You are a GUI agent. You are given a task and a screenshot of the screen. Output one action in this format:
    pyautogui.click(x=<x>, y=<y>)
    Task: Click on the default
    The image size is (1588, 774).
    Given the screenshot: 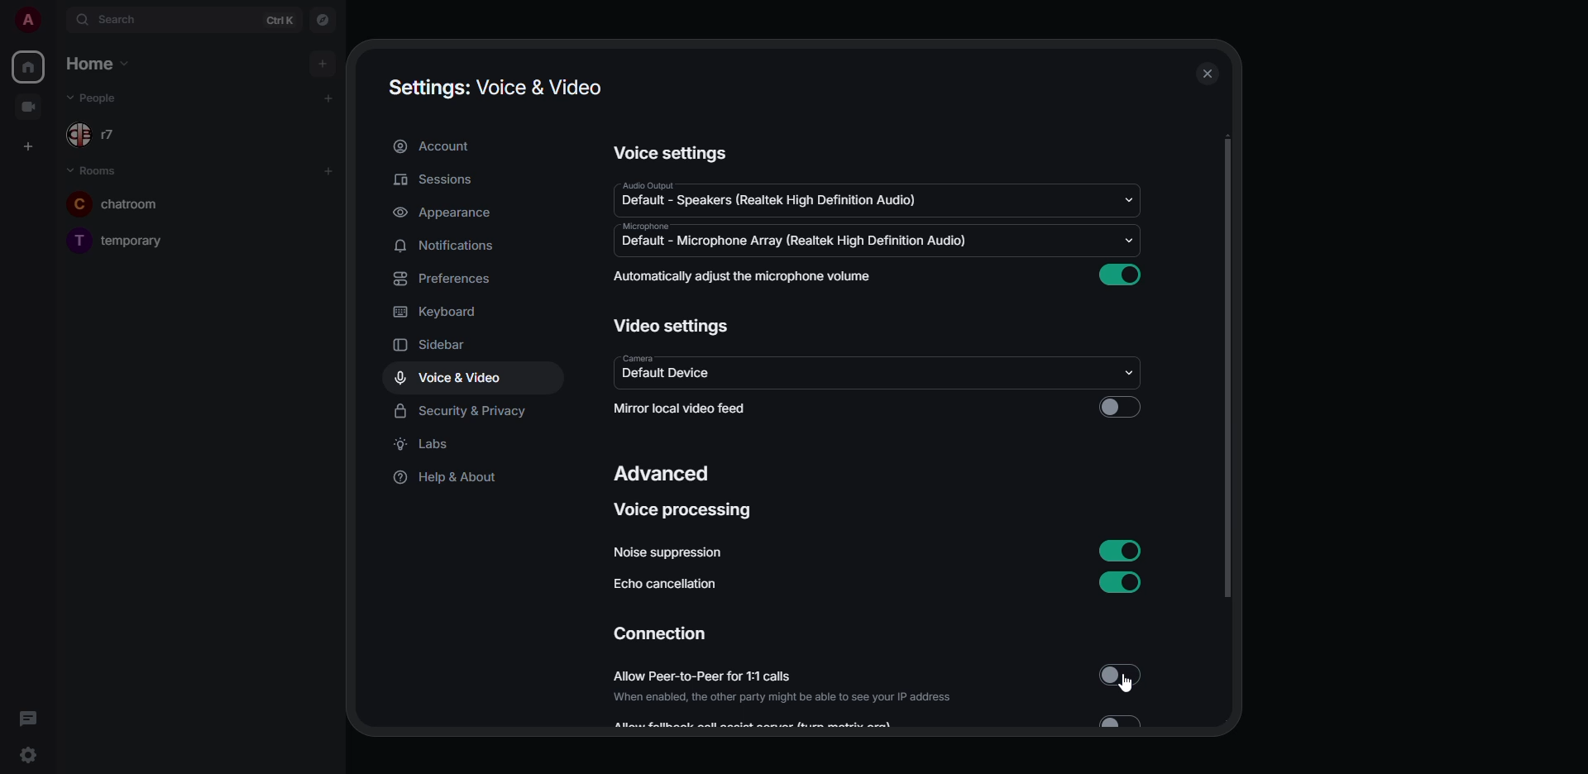 What is the action you would take?
    pyautogui.click(x=777, y=201)
    